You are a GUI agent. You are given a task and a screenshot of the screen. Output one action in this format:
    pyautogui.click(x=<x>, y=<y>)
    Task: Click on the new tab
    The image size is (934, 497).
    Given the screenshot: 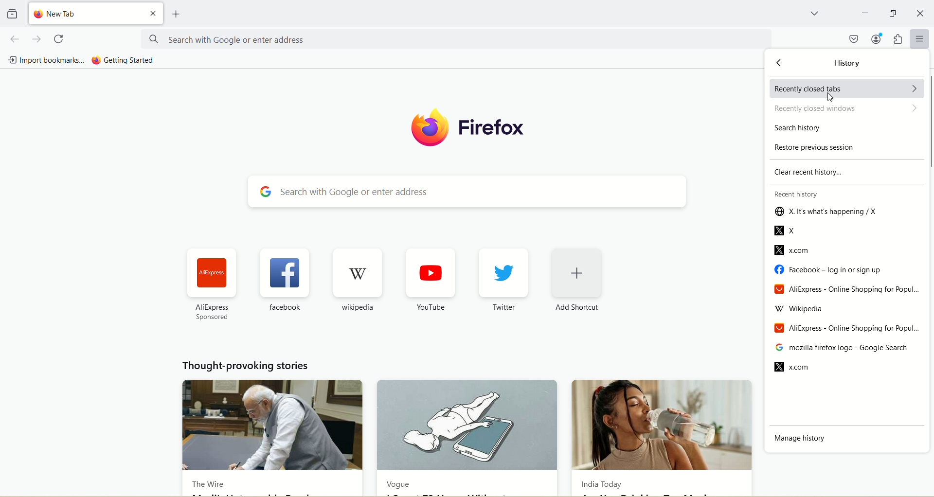 What is the action you would take?
    pyautogui.click(x=83, y=14)
    